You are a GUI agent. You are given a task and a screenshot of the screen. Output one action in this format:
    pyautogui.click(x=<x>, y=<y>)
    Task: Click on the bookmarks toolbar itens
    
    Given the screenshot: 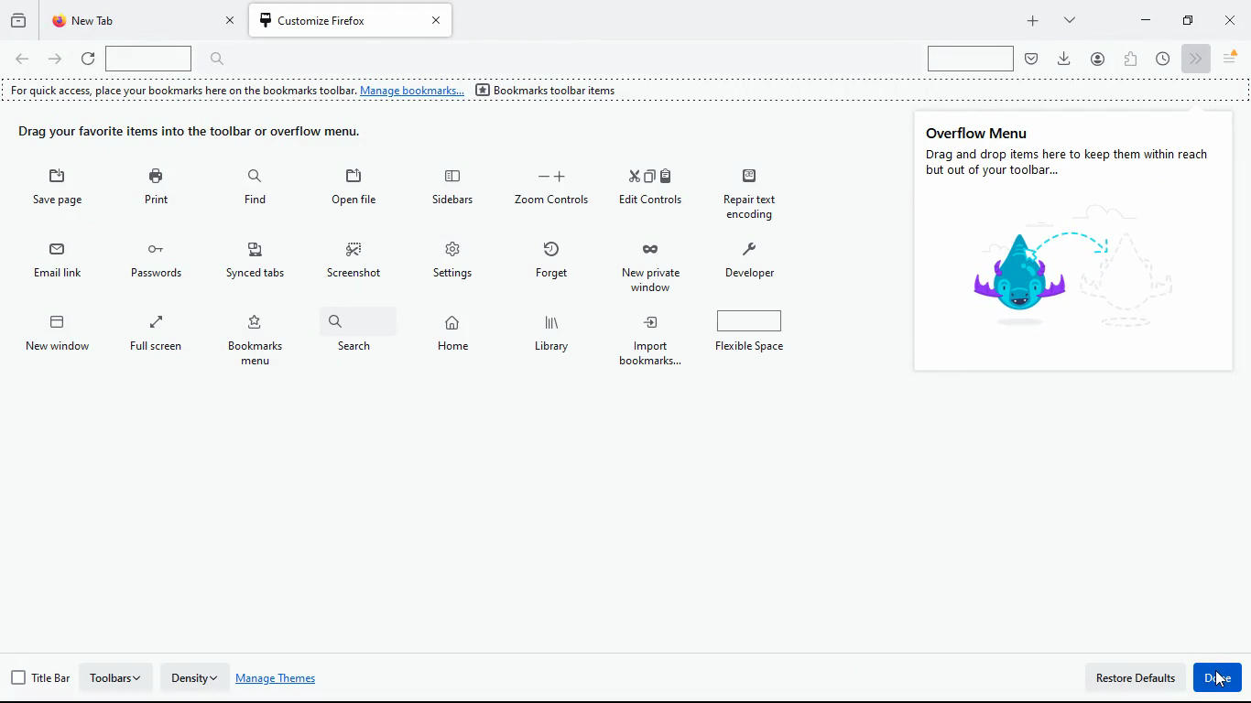 What is the action you would take?
    pyautogui.click(x=551, y=92)
    